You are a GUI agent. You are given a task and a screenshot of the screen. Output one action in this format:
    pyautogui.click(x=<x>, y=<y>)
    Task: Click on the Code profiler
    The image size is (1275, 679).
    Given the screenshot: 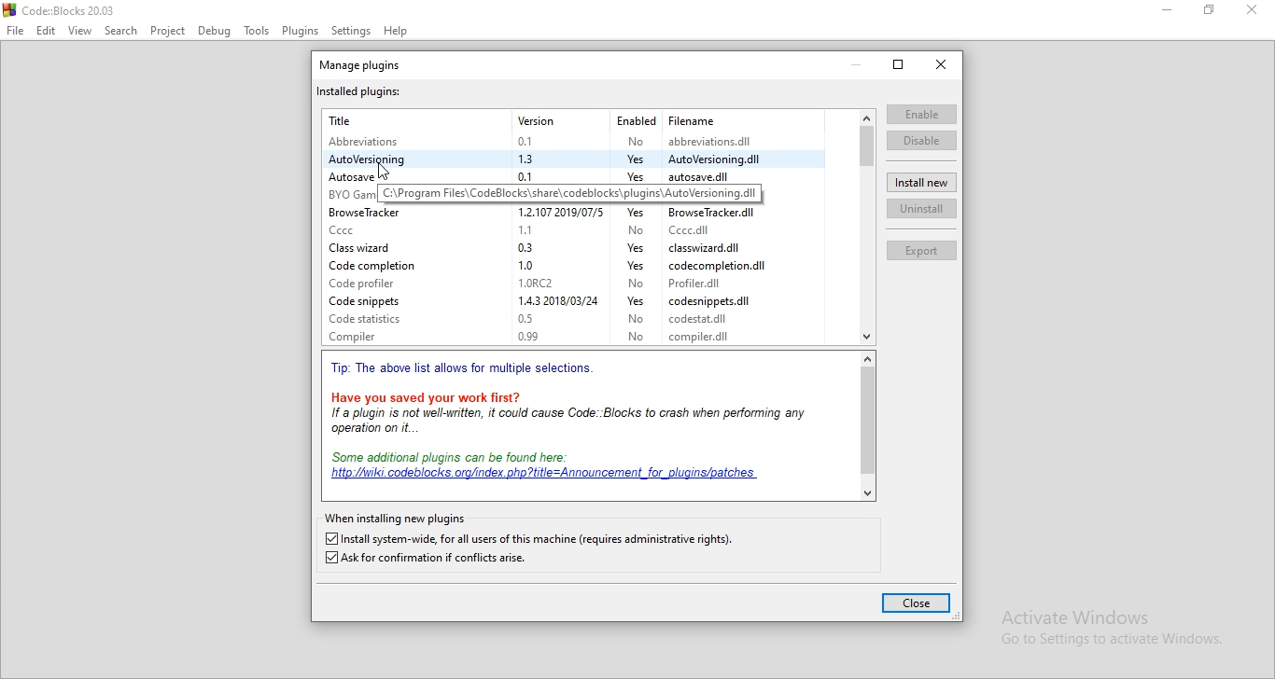 What is the action you would take?
    pyautogui.click(x=377, y=283)
    